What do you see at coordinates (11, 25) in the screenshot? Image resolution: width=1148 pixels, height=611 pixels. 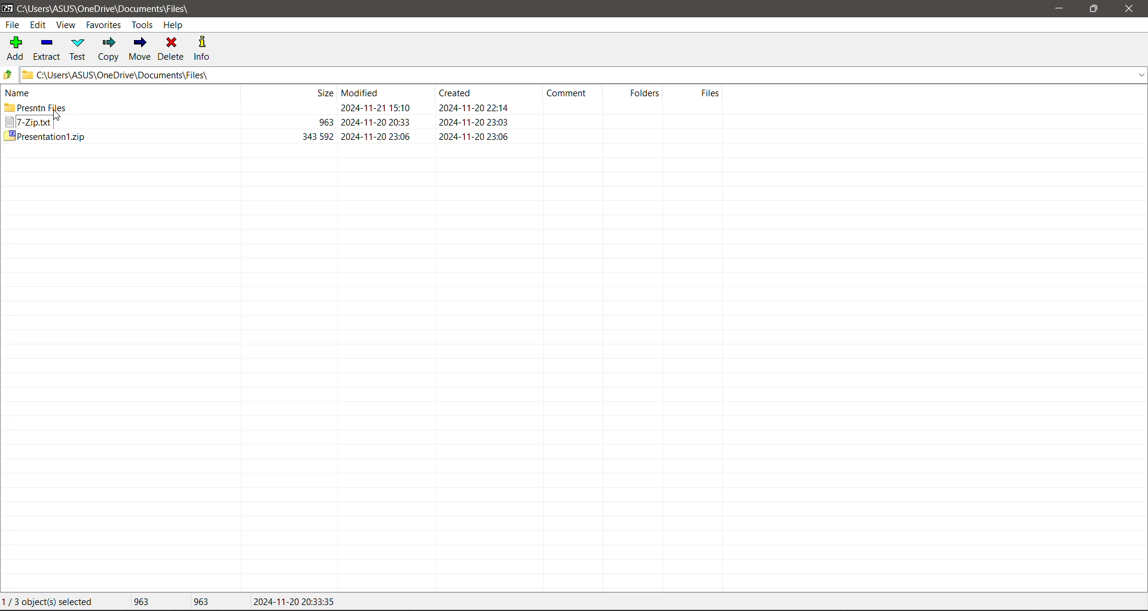 I see `File` at bounding box center [11, 25].